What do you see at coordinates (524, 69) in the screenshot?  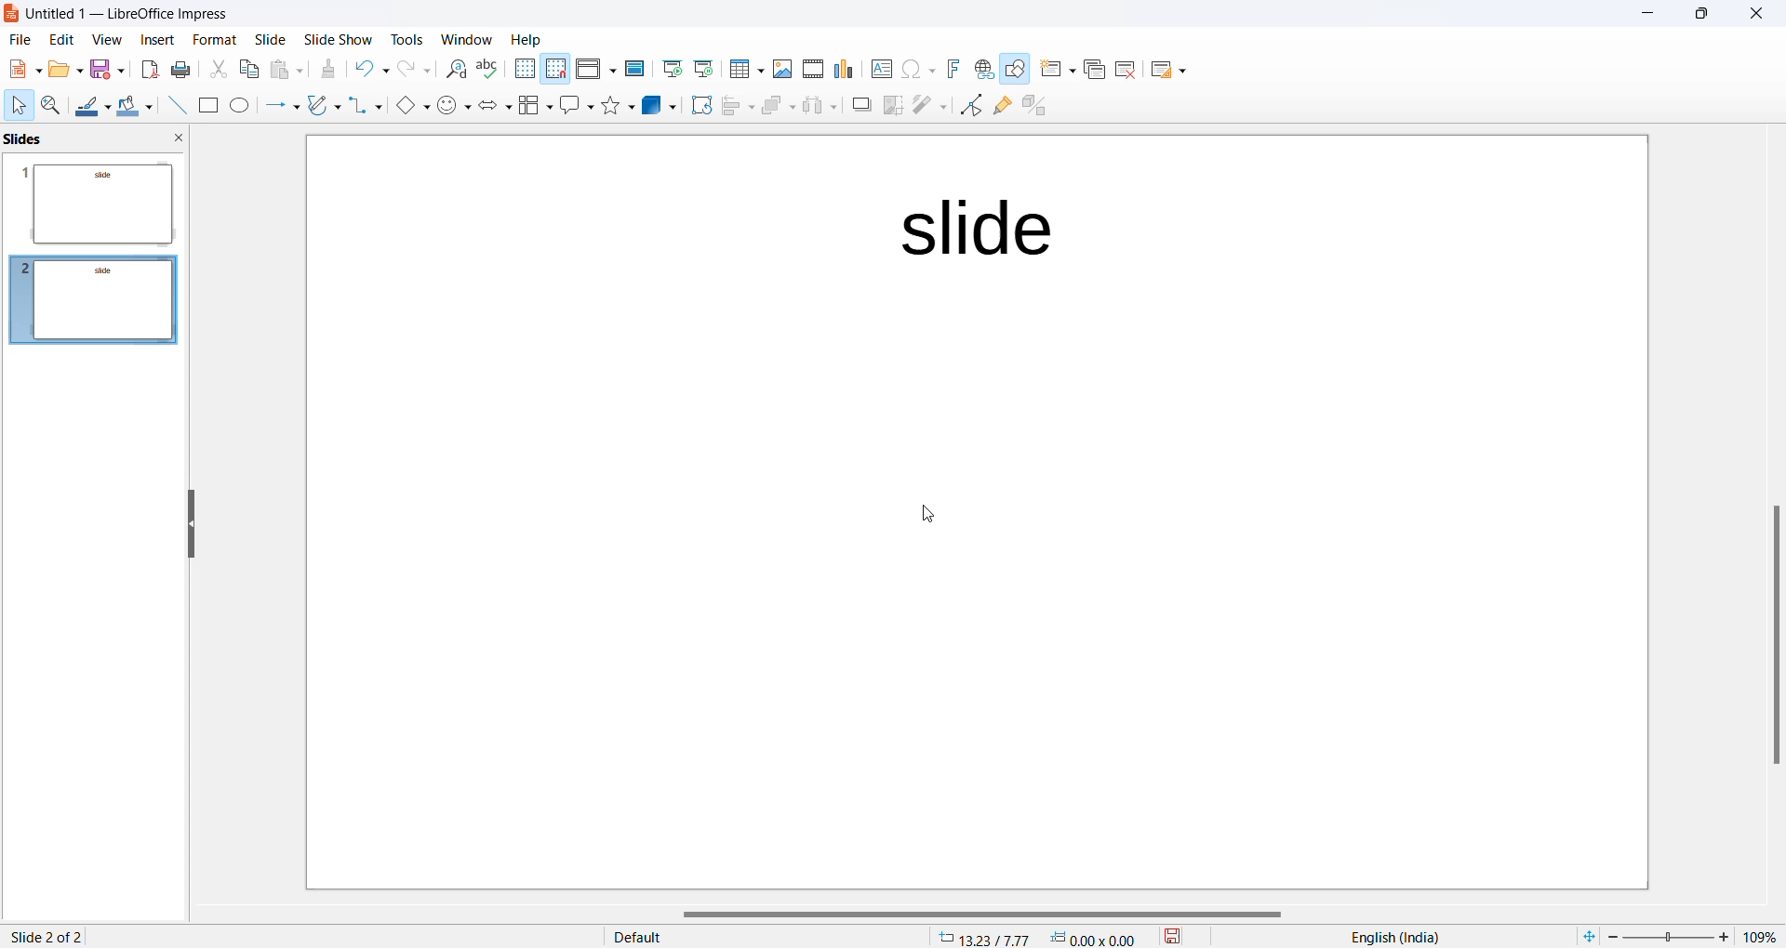 I see `Display grid` at bounding box center [524, 69].